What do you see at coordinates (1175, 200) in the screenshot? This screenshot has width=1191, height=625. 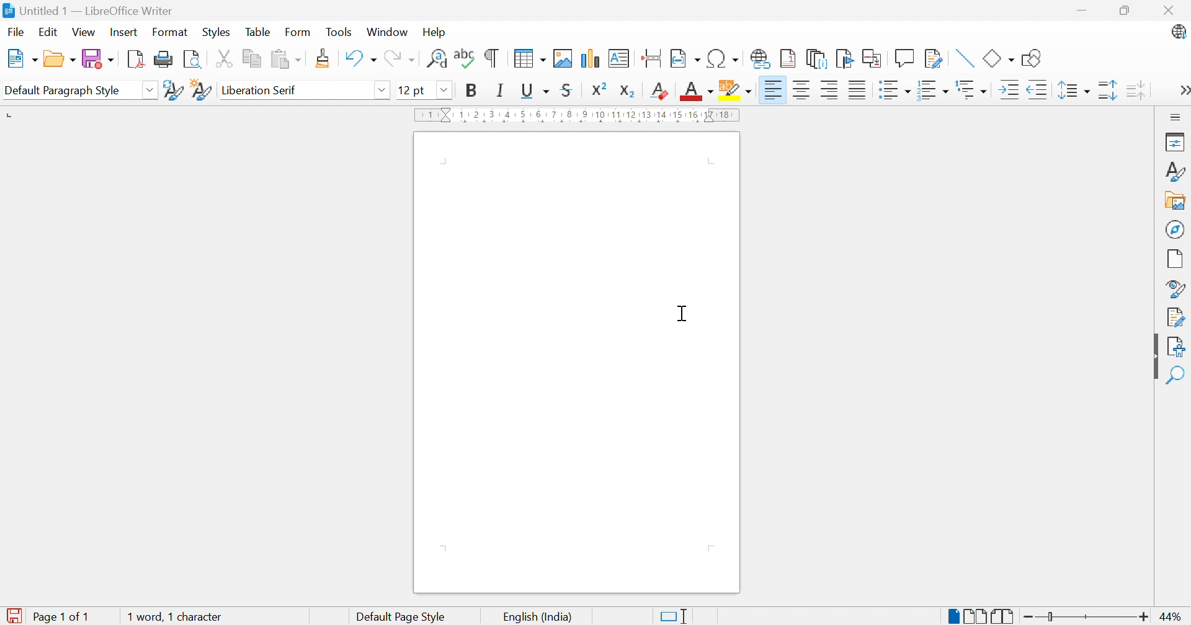 I see `Gallery` at bounding box center [1175, 200].